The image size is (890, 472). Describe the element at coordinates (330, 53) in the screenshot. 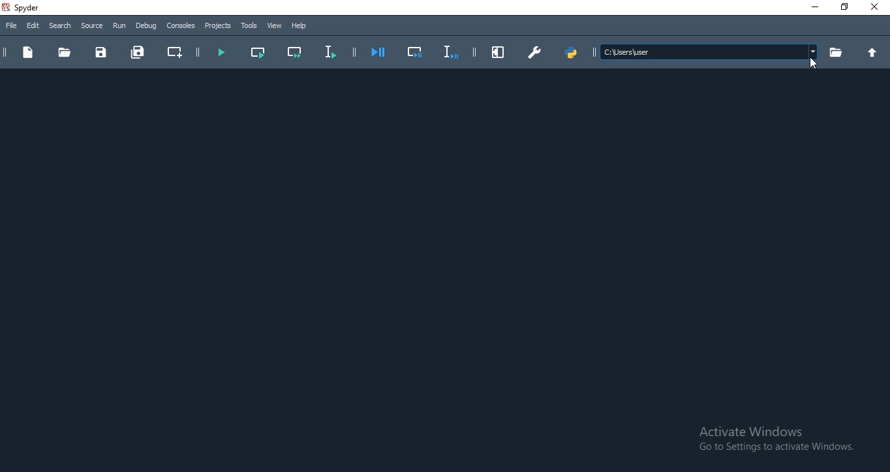

I see `run selection` at that location.